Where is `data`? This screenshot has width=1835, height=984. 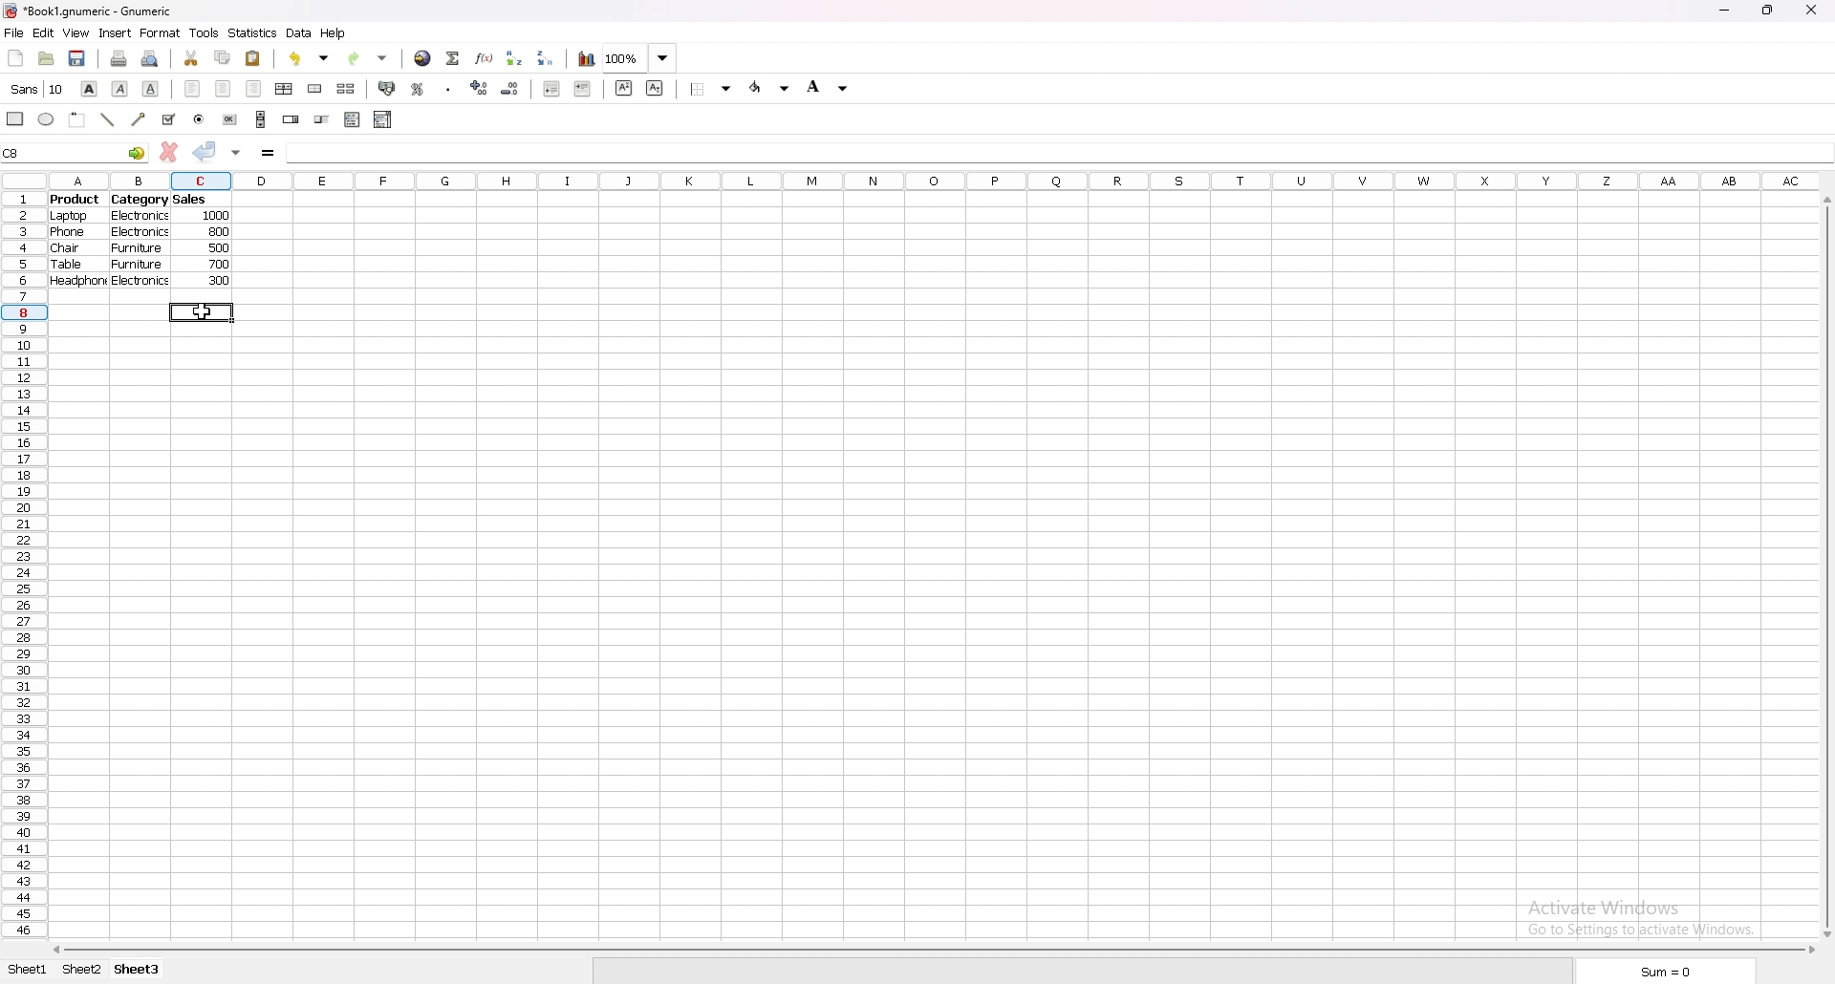 data is located at coordinates (298, 32).